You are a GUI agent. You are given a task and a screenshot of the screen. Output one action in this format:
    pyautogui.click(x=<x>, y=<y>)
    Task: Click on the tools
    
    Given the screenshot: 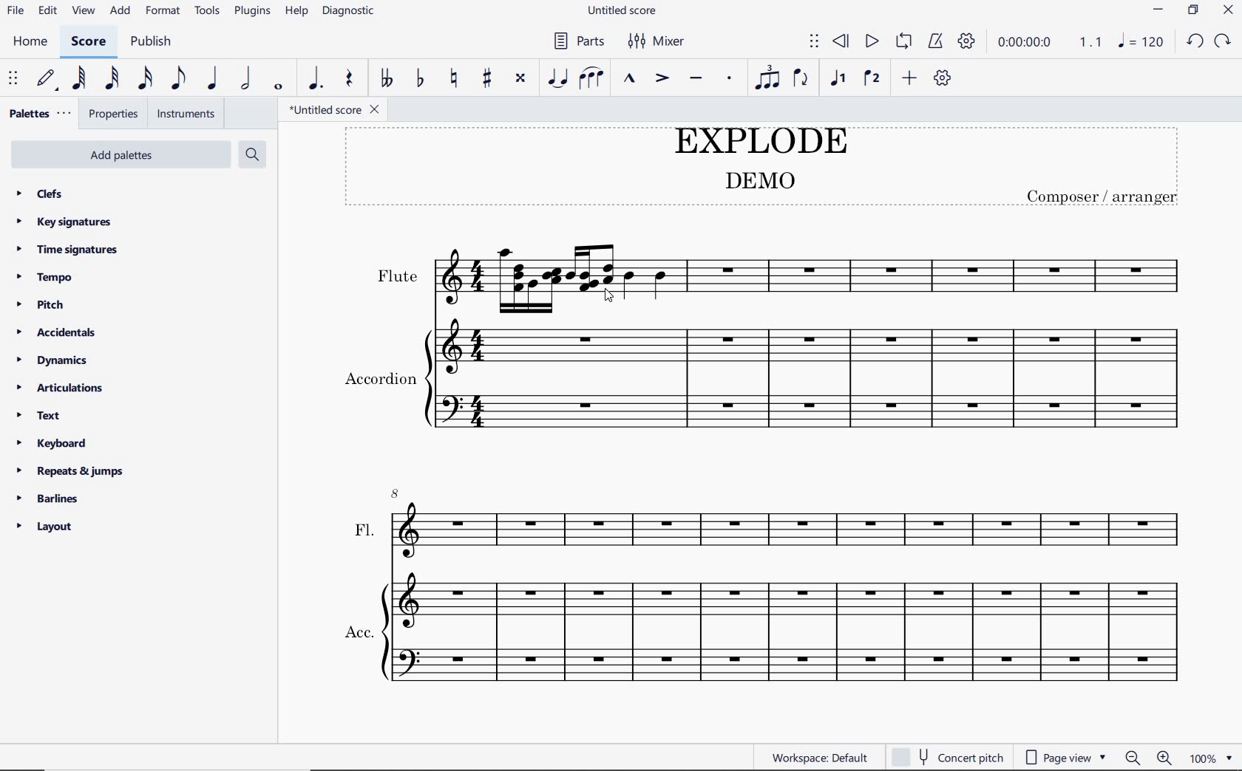 What is the action you would take?
    pyautogui.click(x=208, y=13)
    